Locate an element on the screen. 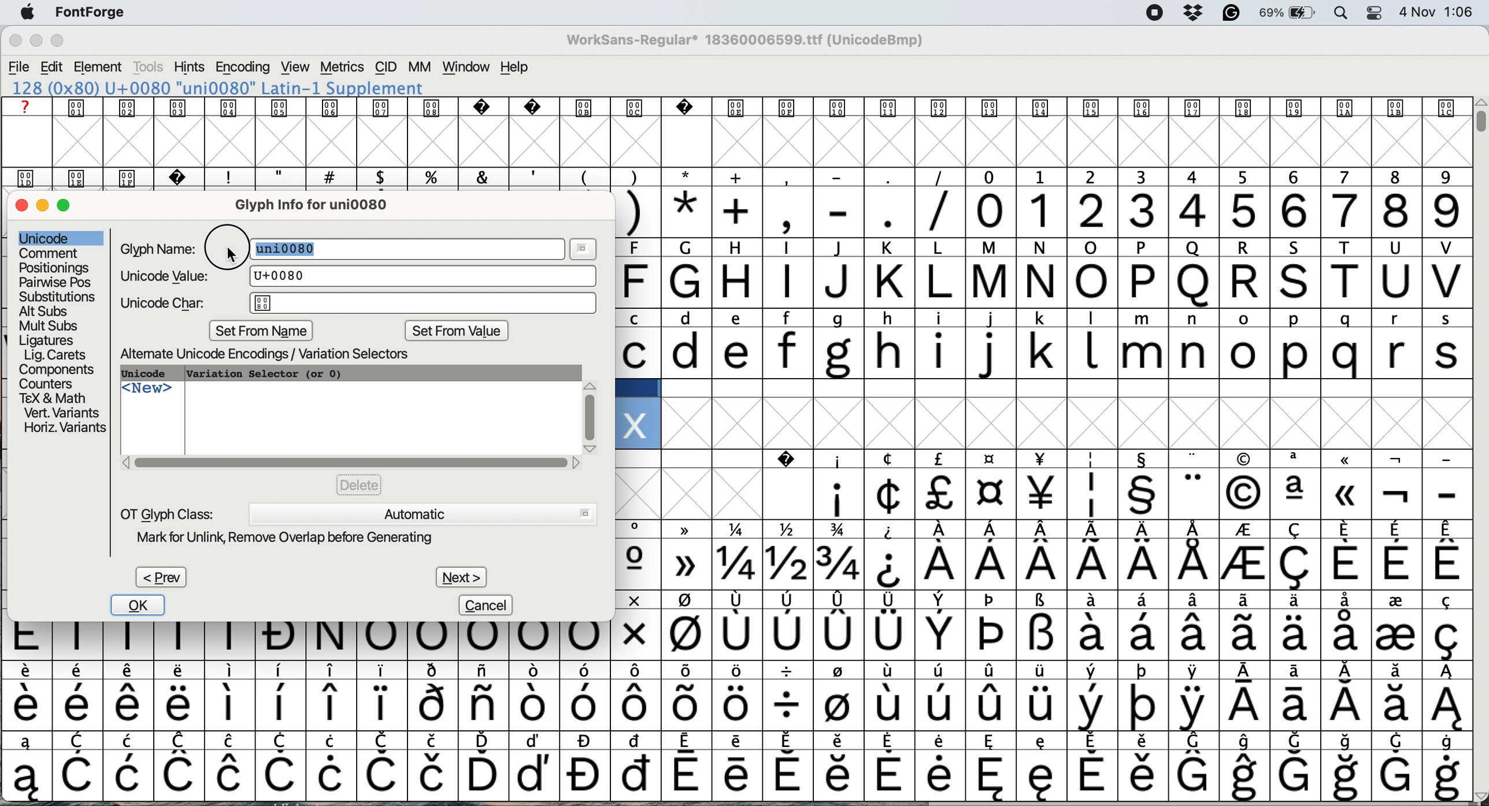  text is located at coordinates (732, 108).